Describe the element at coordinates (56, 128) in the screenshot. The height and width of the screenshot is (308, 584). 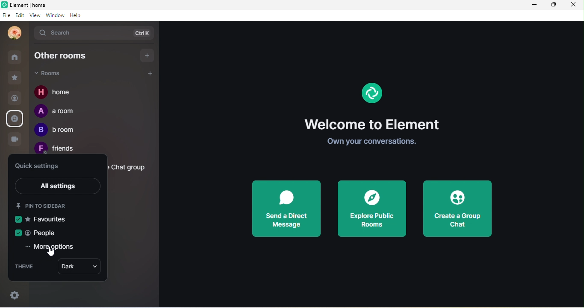
I see `b room` at that location.